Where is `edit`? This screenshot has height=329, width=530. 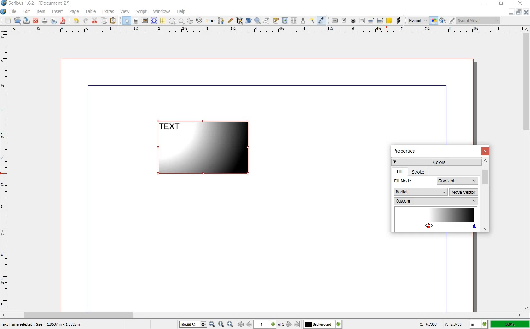 edit is located at coordinates (26, 12).